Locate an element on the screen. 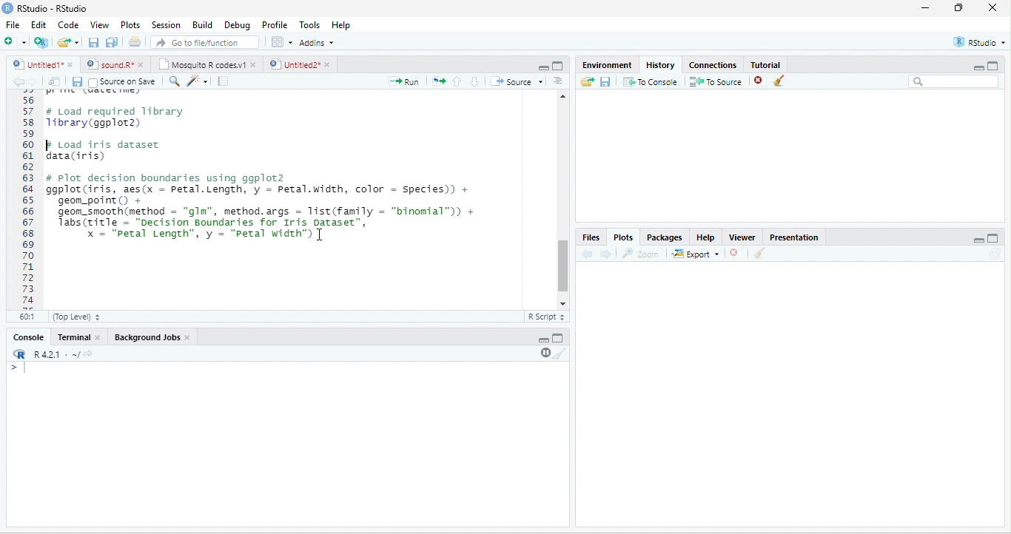 This screenshot has width=1011, height=534. save is located at coordinates (605, 82).